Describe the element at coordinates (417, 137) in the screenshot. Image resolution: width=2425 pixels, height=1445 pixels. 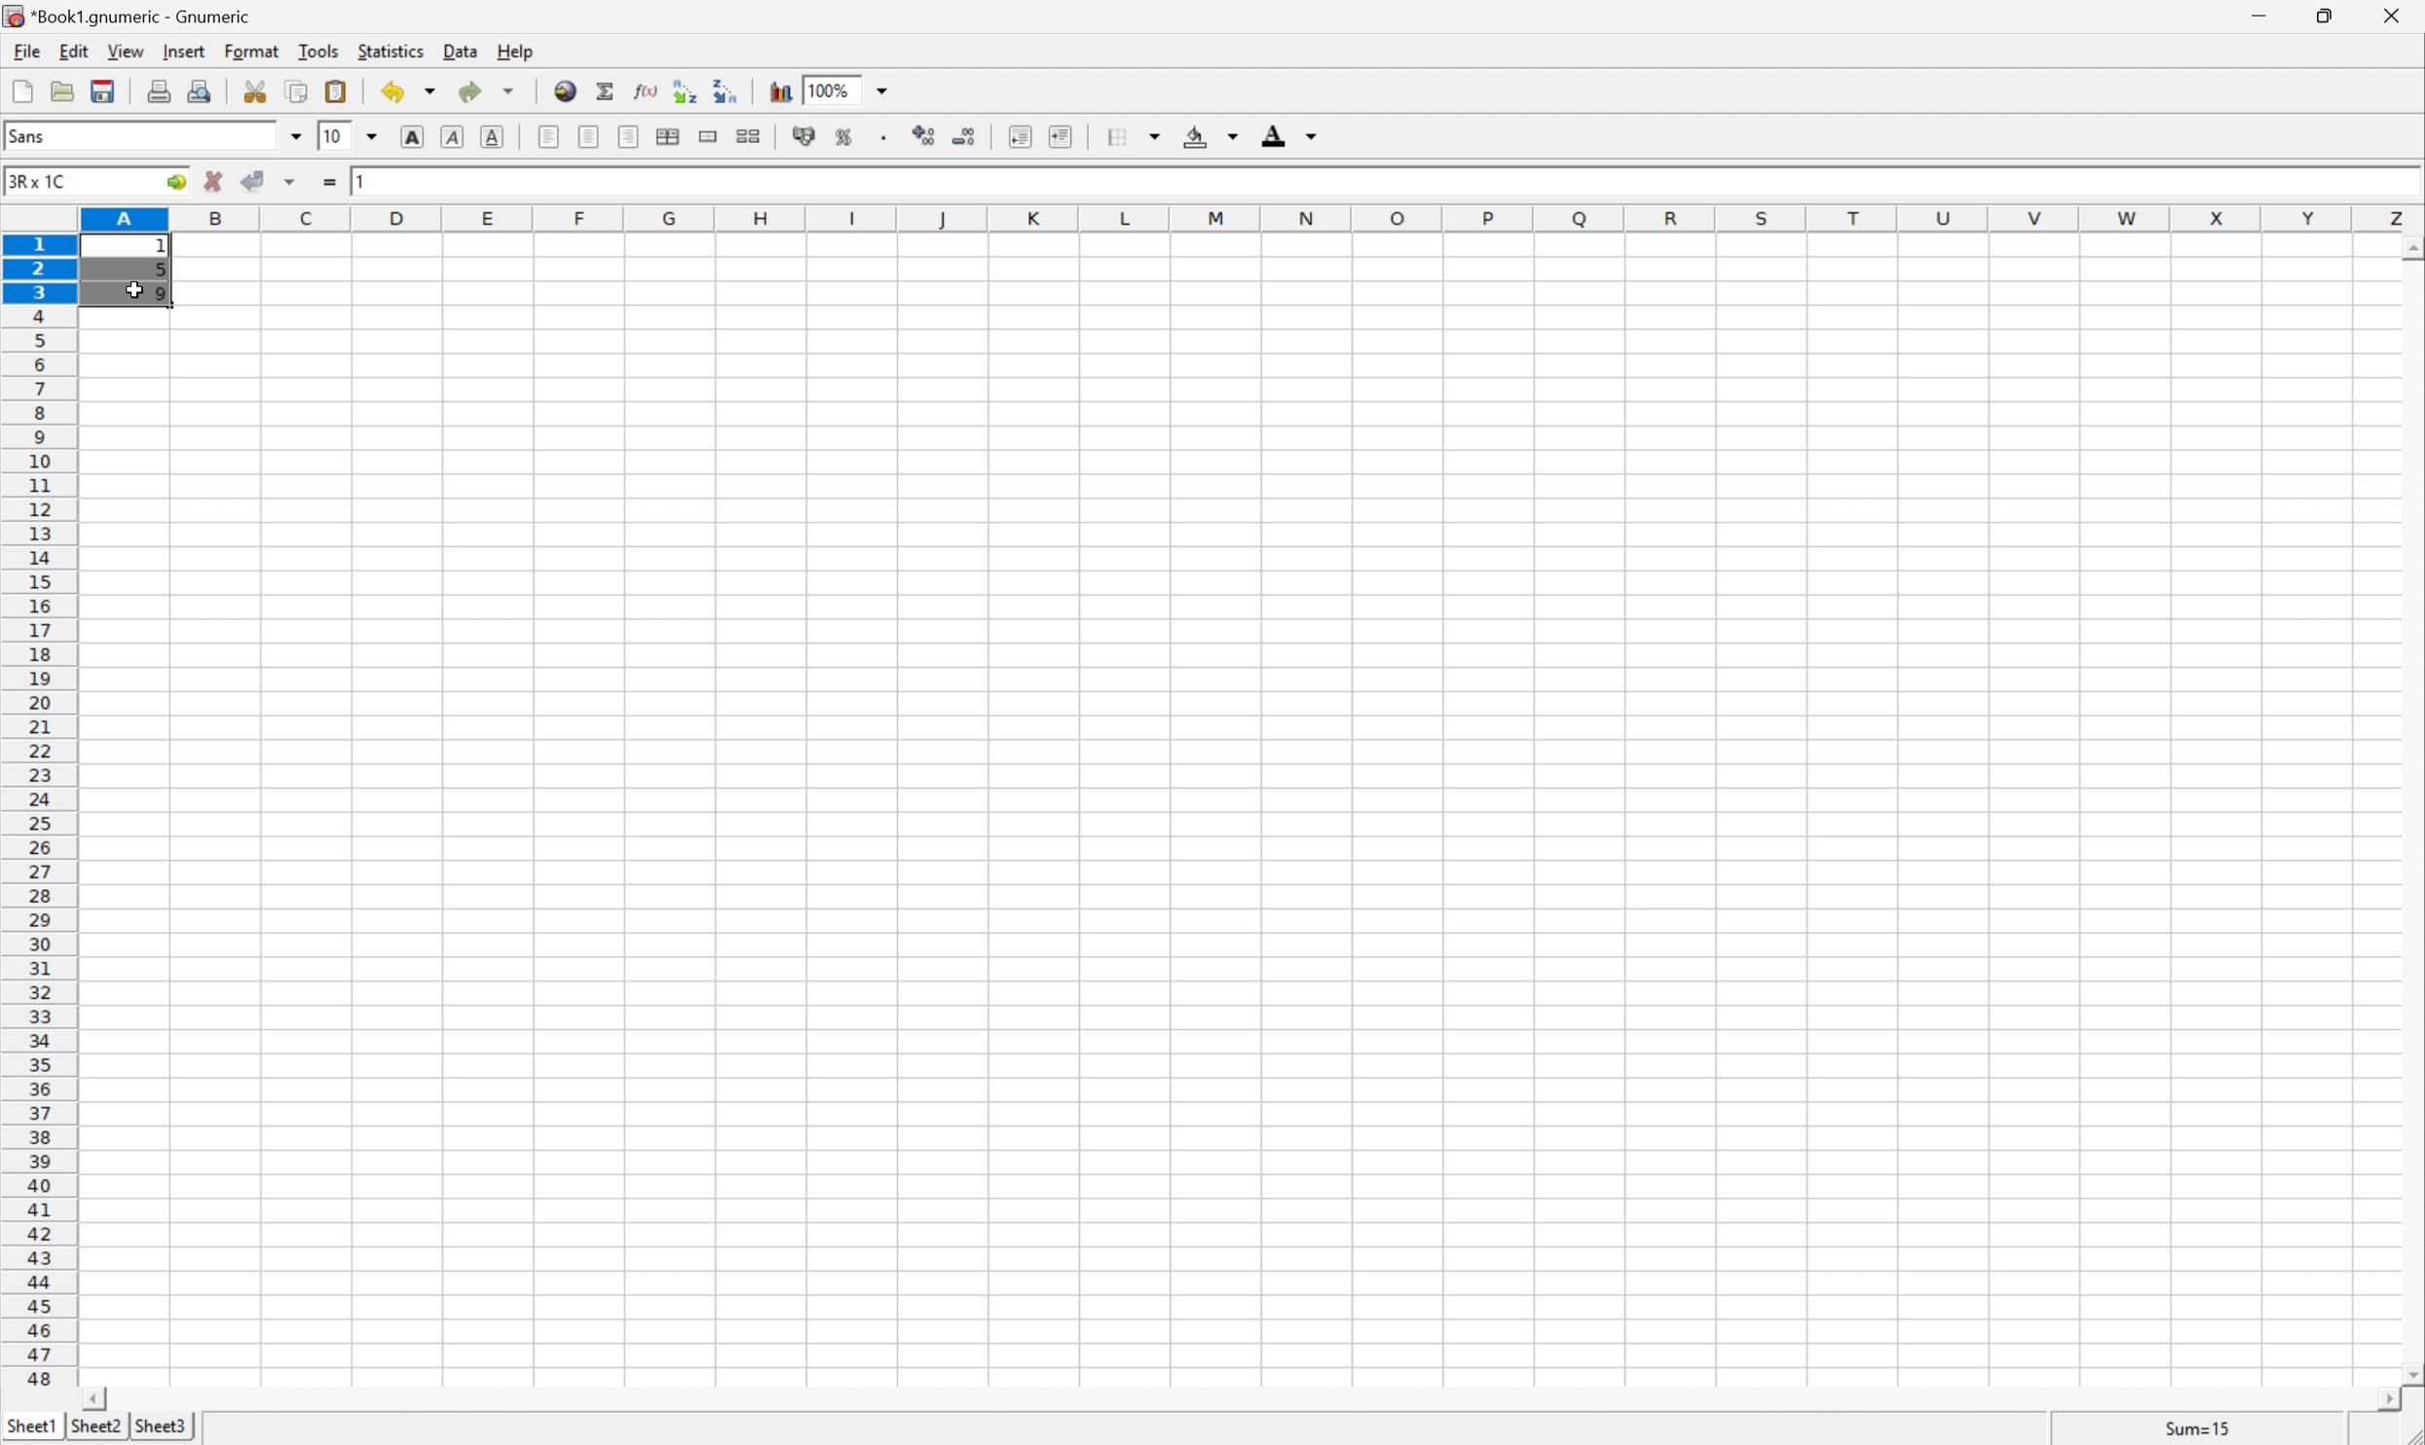
I see `bold` at that location.